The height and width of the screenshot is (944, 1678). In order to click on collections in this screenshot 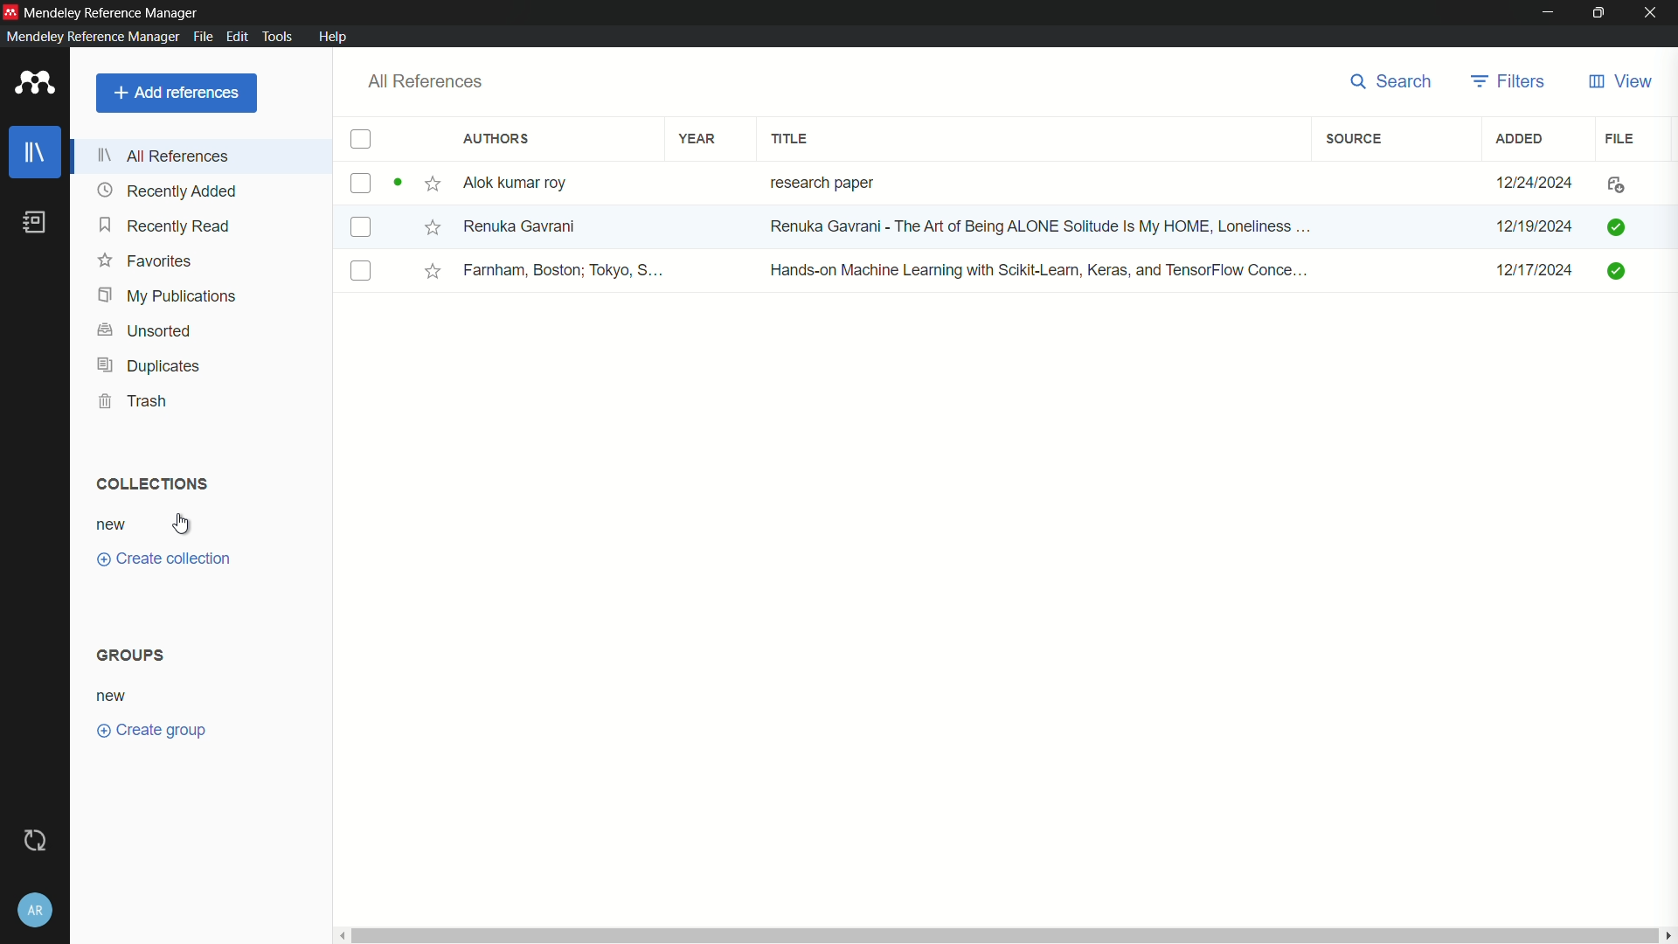, I will do `click(151, 485)`.